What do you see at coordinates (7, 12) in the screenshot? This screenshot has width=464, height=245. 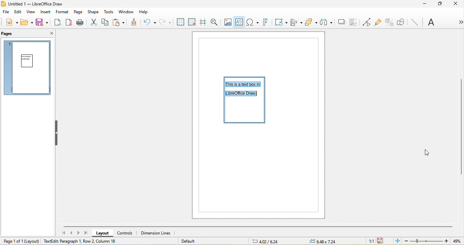 I see `file` at bounding box center [7, 12].